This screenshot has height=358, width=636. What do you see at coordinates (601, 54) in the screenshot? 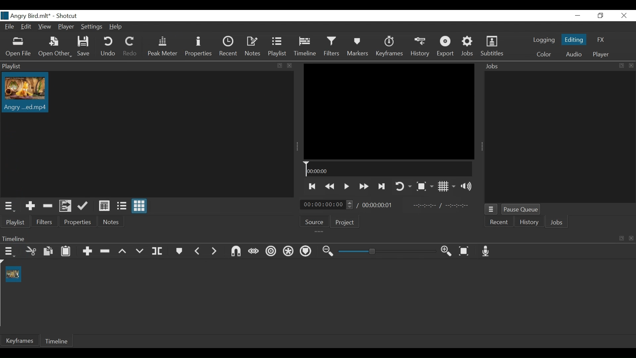
I see `player` at bounding box center [601, 54].